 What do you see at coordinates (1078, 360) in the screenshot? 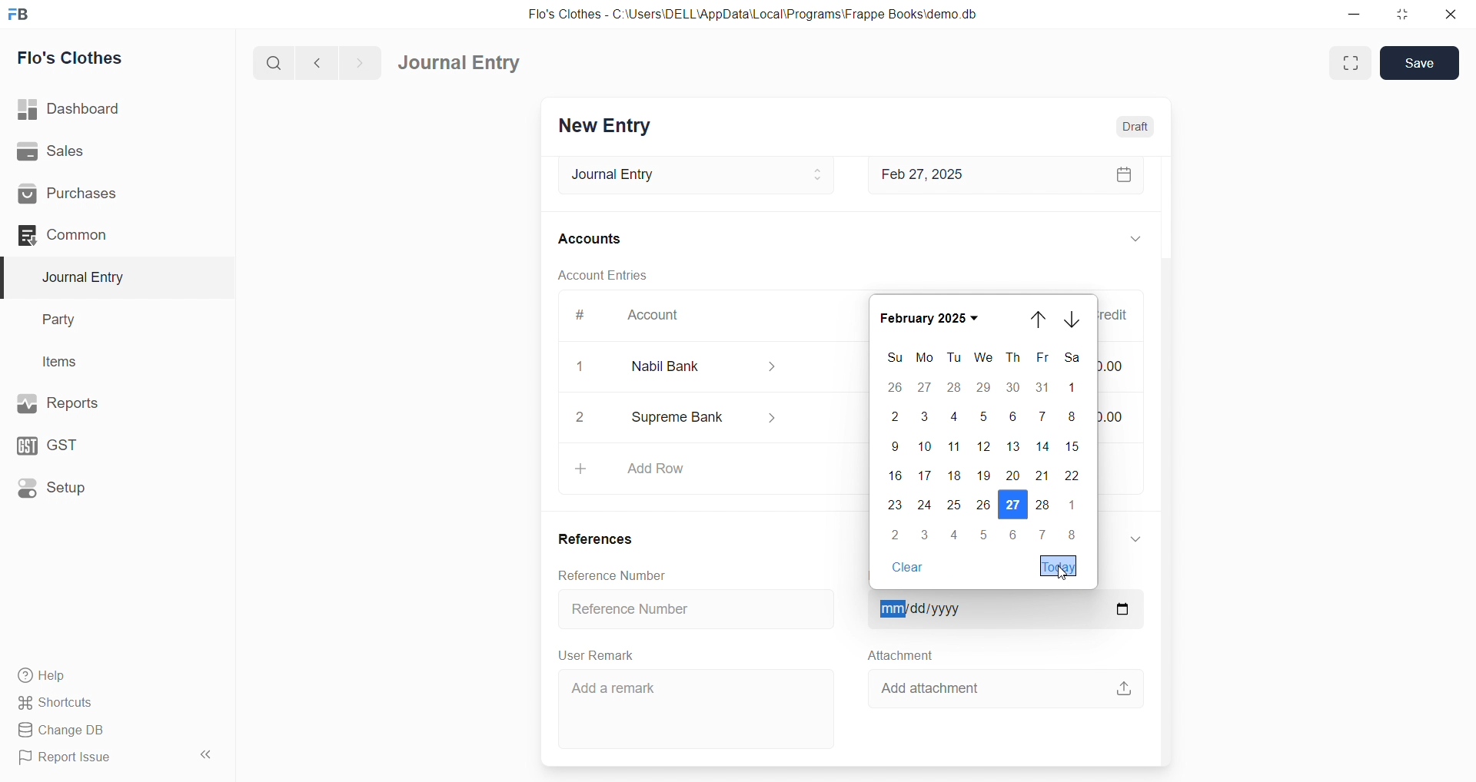
I see `SA` at bounding box center [1078, 360].